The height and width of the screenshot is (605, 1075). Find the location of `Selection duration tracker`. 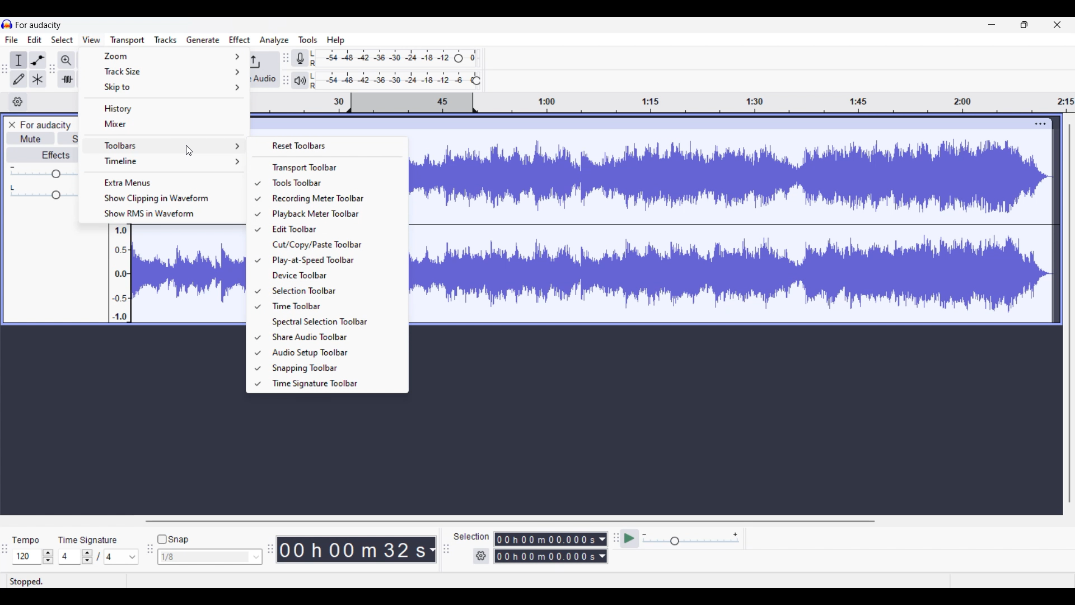

Selection duration tracker is located at coordinates (546, 556).